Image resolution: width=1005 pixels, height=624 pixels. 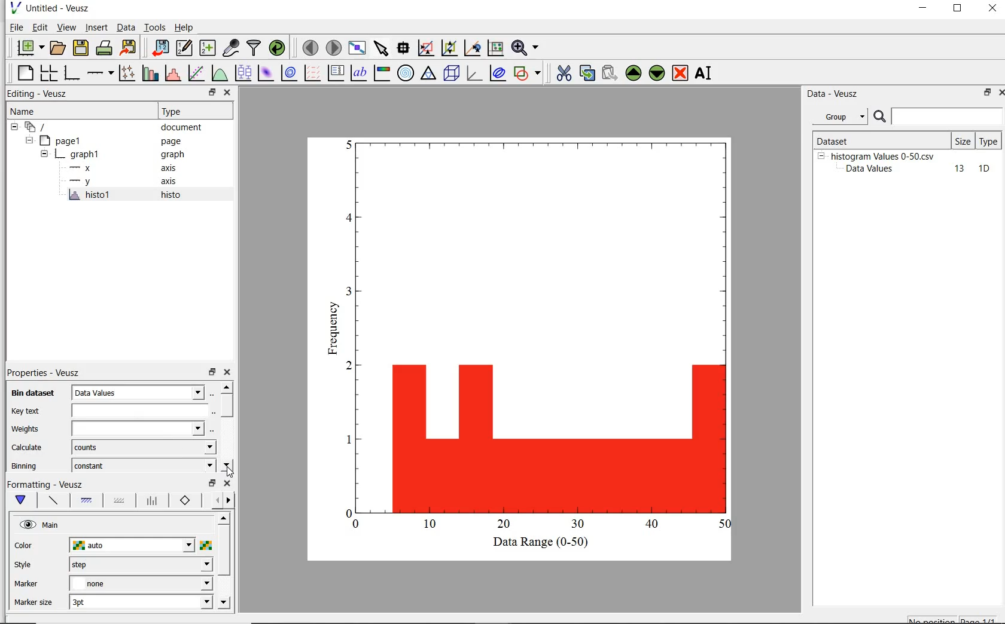 I want to click on move up the selected widget, so click(x=632, y=74).